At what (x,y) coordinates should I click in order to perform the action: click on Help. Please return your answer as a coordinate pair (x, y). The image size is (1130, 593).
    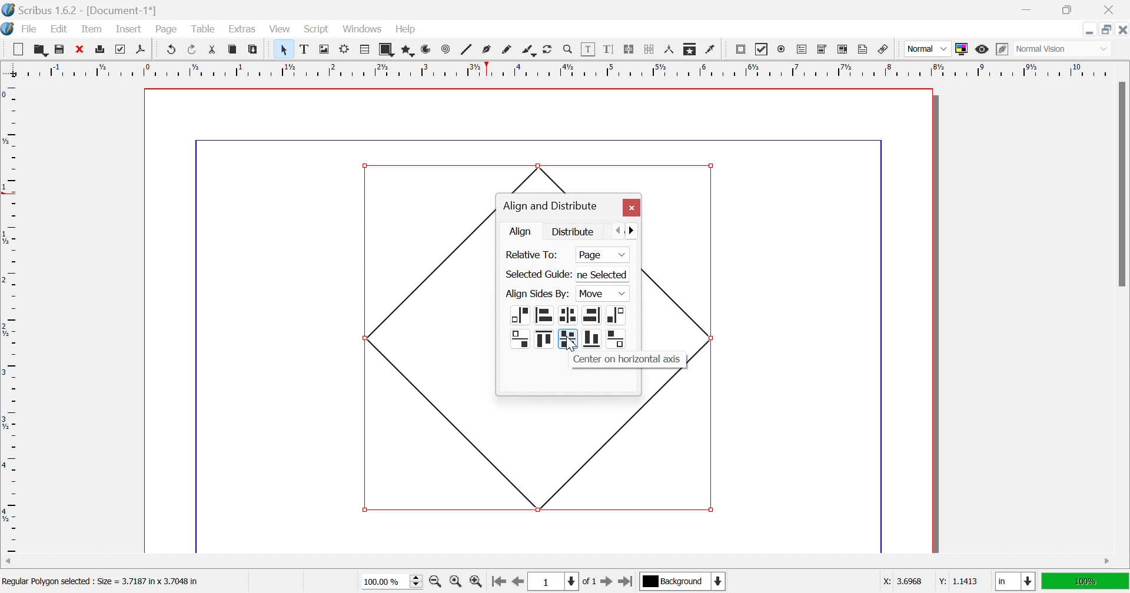
    Looking at the image, I should click on (406, 29).